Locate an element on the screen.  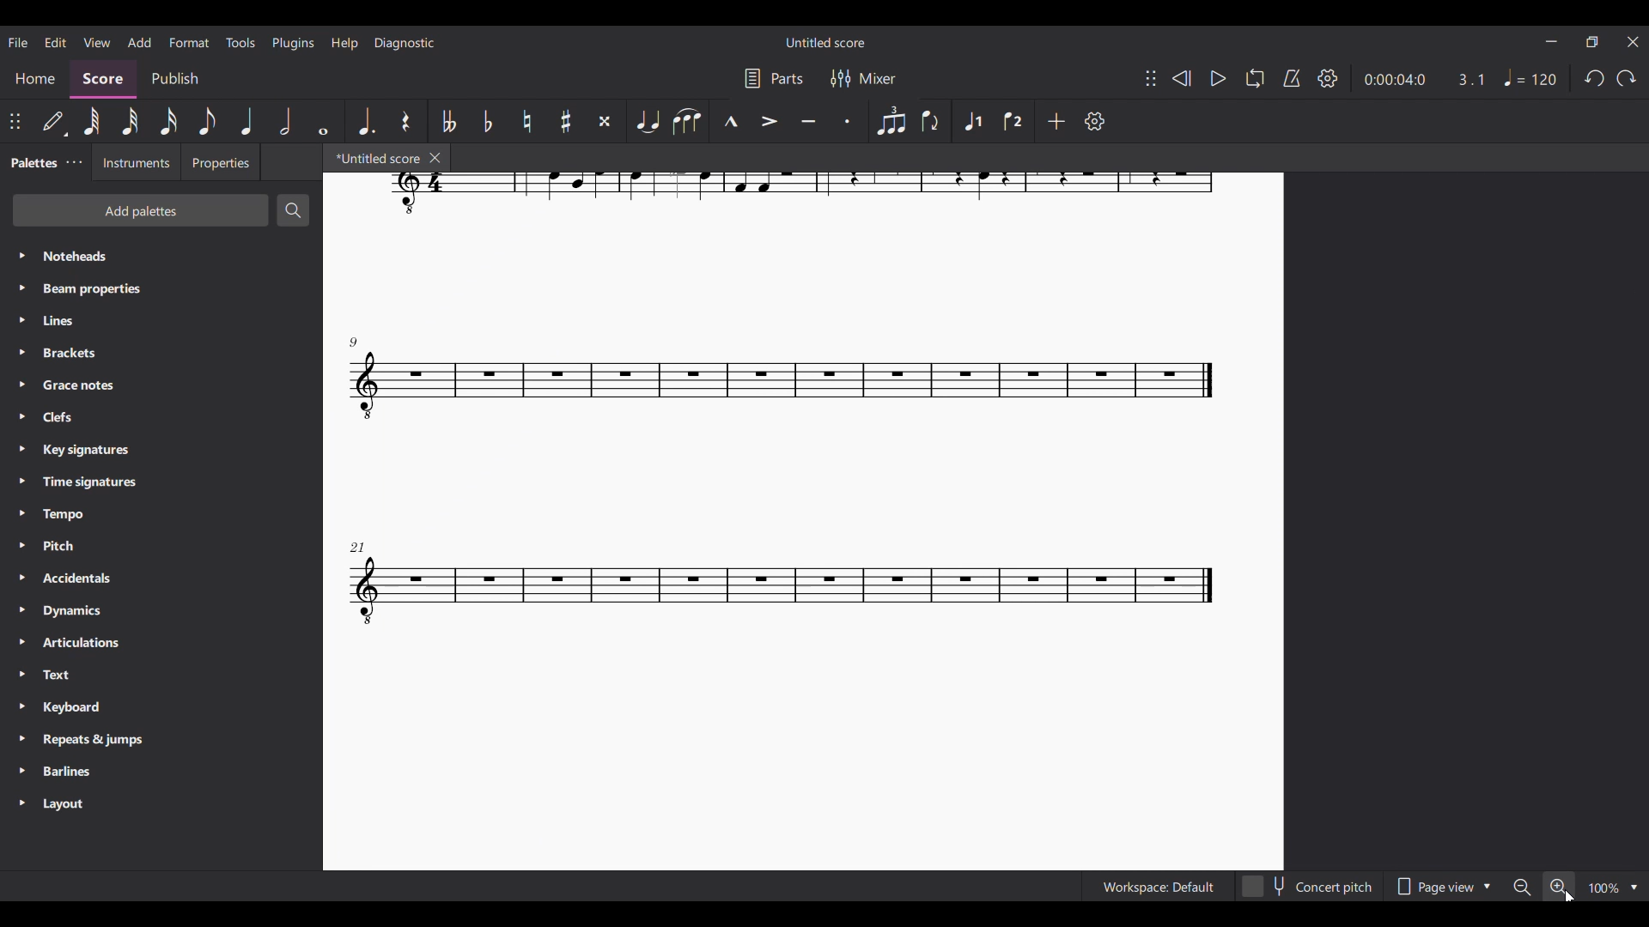
Settings is located at coordinates (1095, 120).